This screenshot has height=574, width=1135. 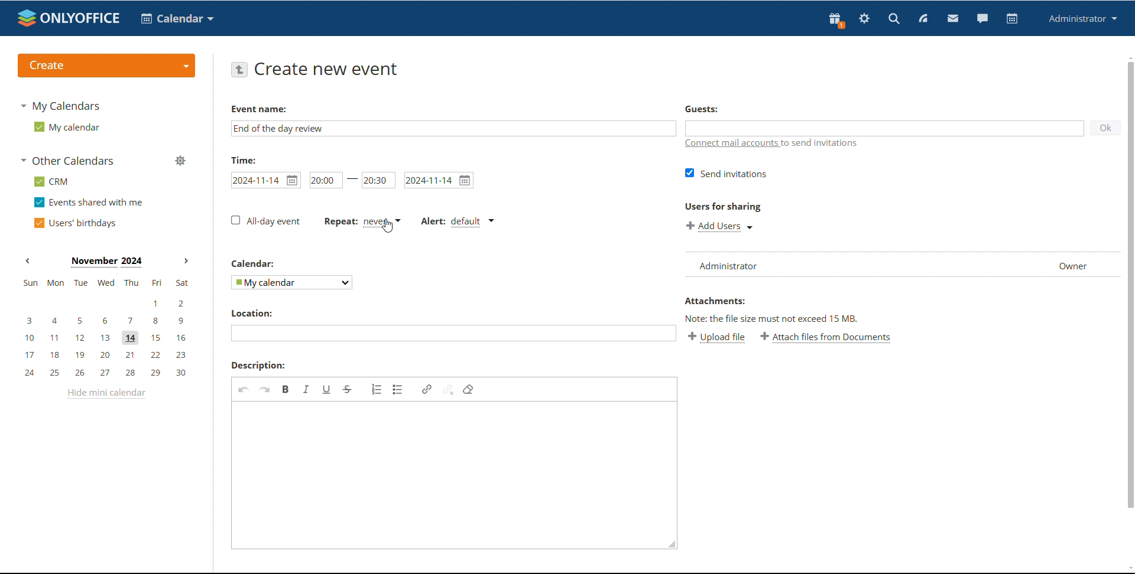 What do you see at coordinates (922, 18) in the screenshot?
I see `feed` at bounding box center [922, 18].